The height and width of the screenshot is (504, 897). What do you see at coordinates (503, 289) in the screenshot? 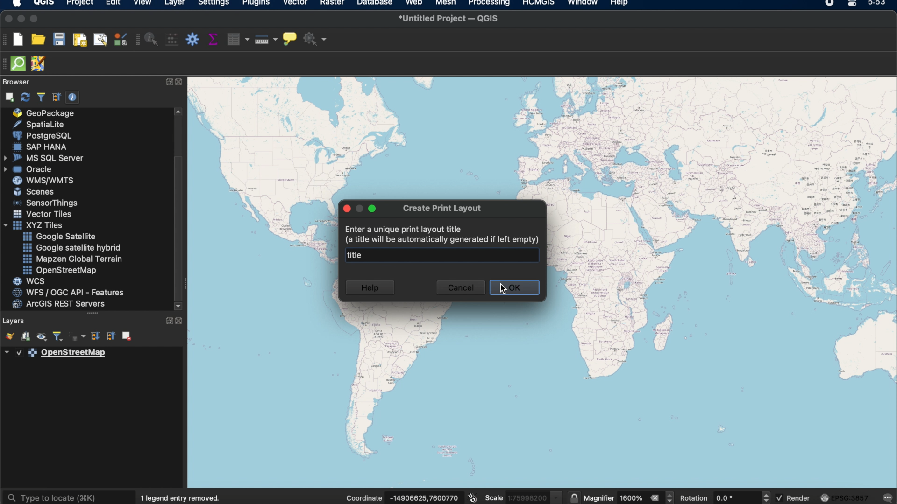
I see `cursor` at bounding box center [503, 289].